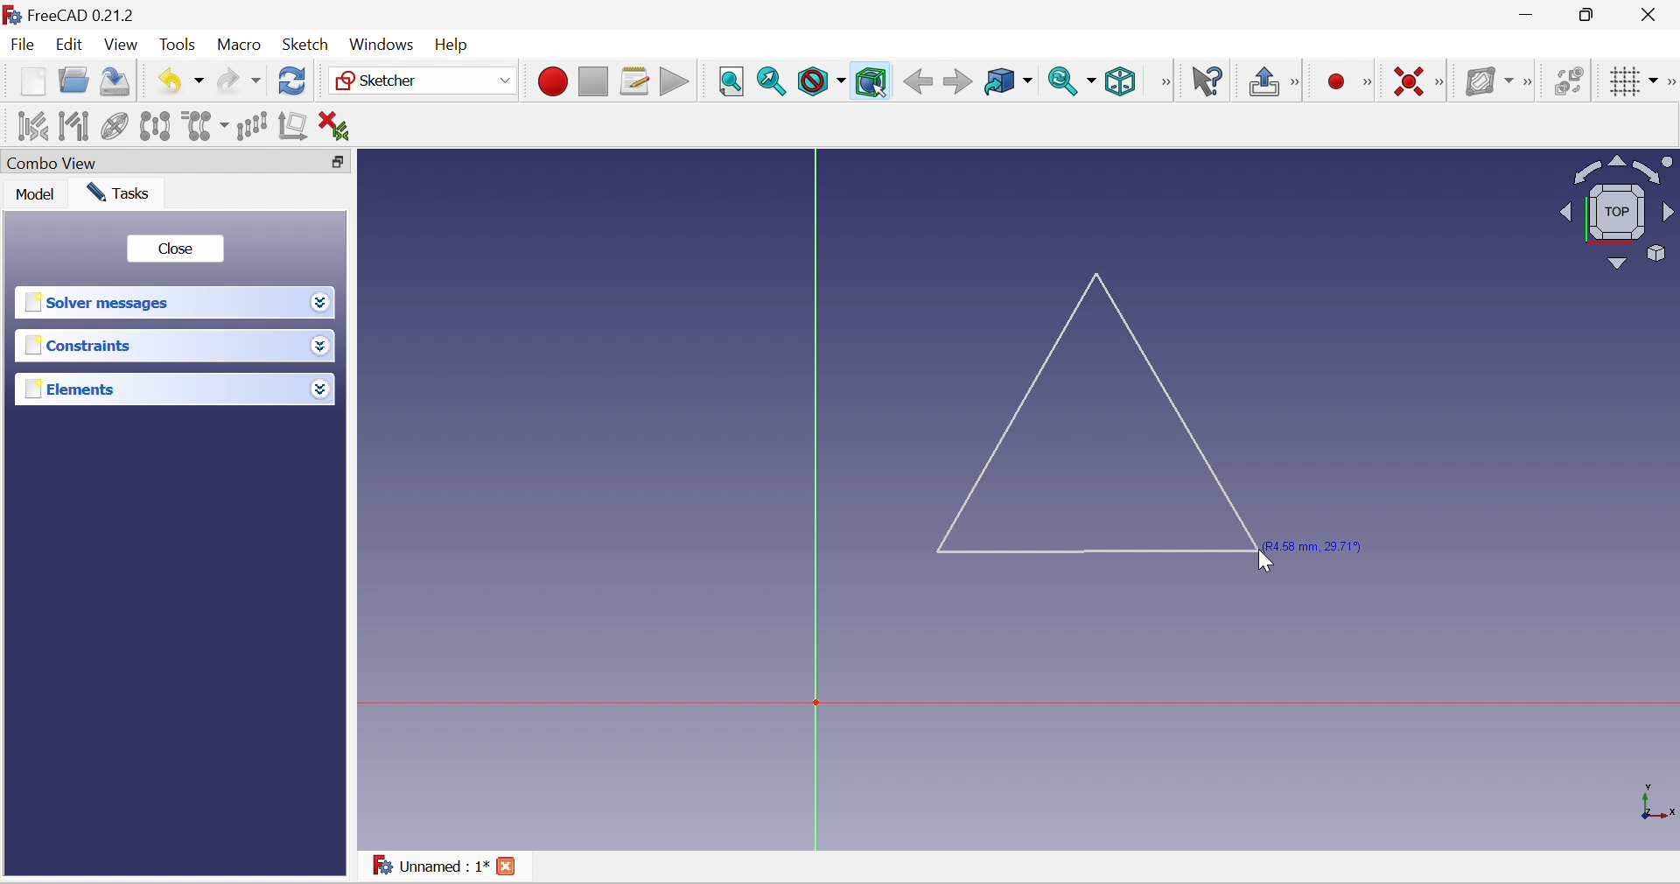 This screenshot has height=884, width=1680. I want to click on Back, so click(919, 82).